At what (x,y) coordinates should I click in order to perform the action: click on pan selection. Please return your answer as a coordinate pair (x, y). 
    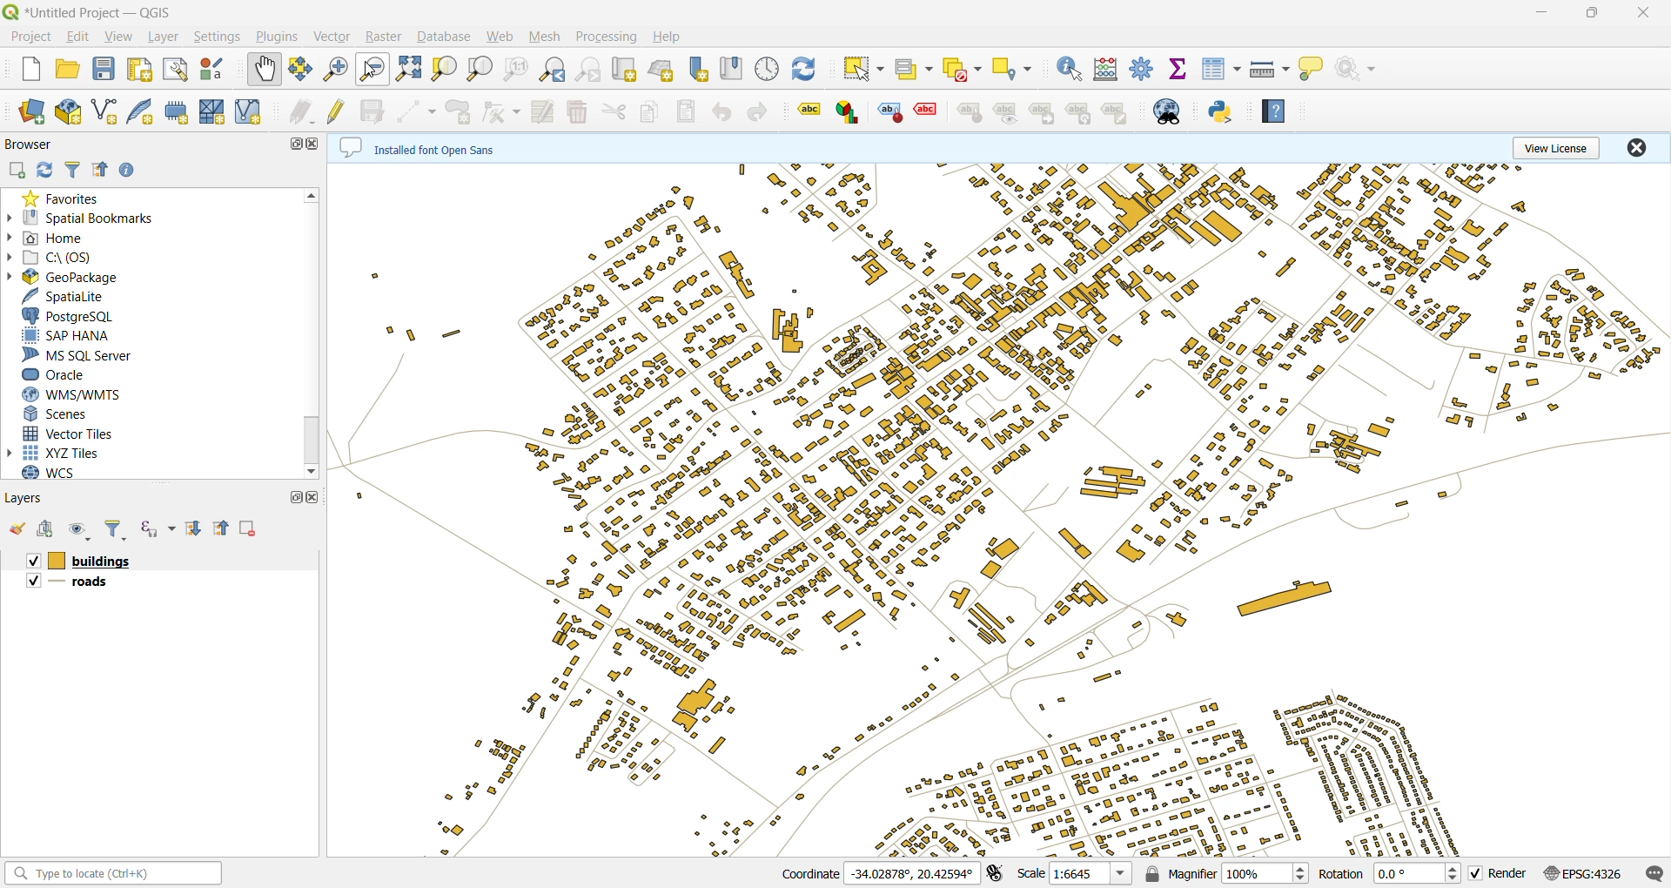
    Looking at the image, I should click on (298, 71).